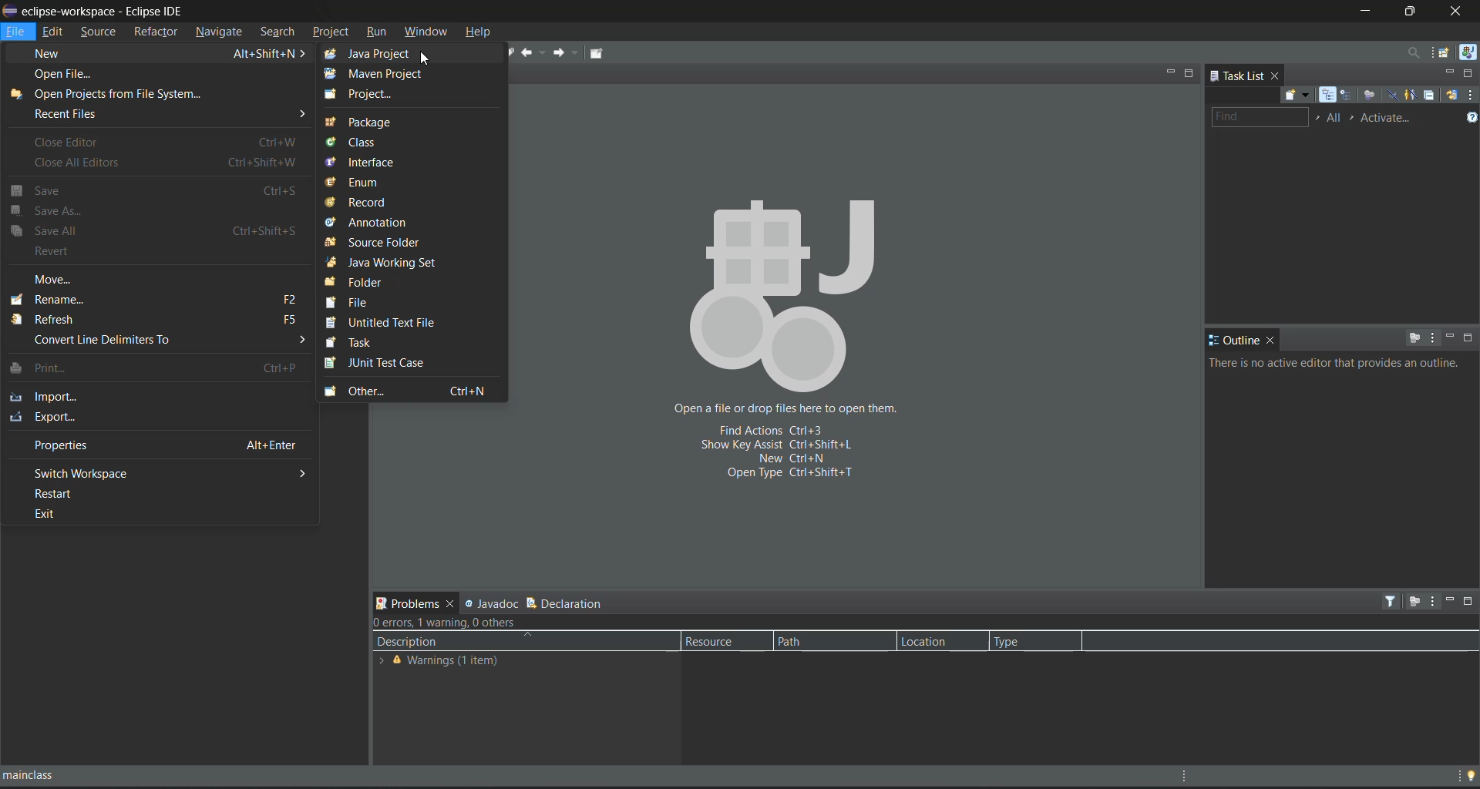 This screenshot has width=1480, height=789. What do you see at coordinates (153, 211) in the screenshot?
I see `save as` at bounding box center [153, 211].